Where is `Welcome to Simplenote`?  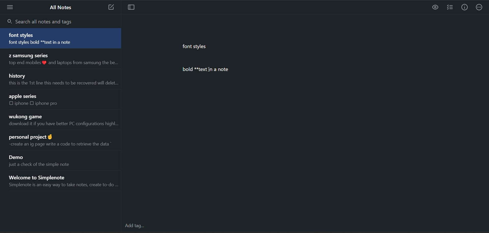 Welcome to Simplenote is located at coordinates (45, 176).